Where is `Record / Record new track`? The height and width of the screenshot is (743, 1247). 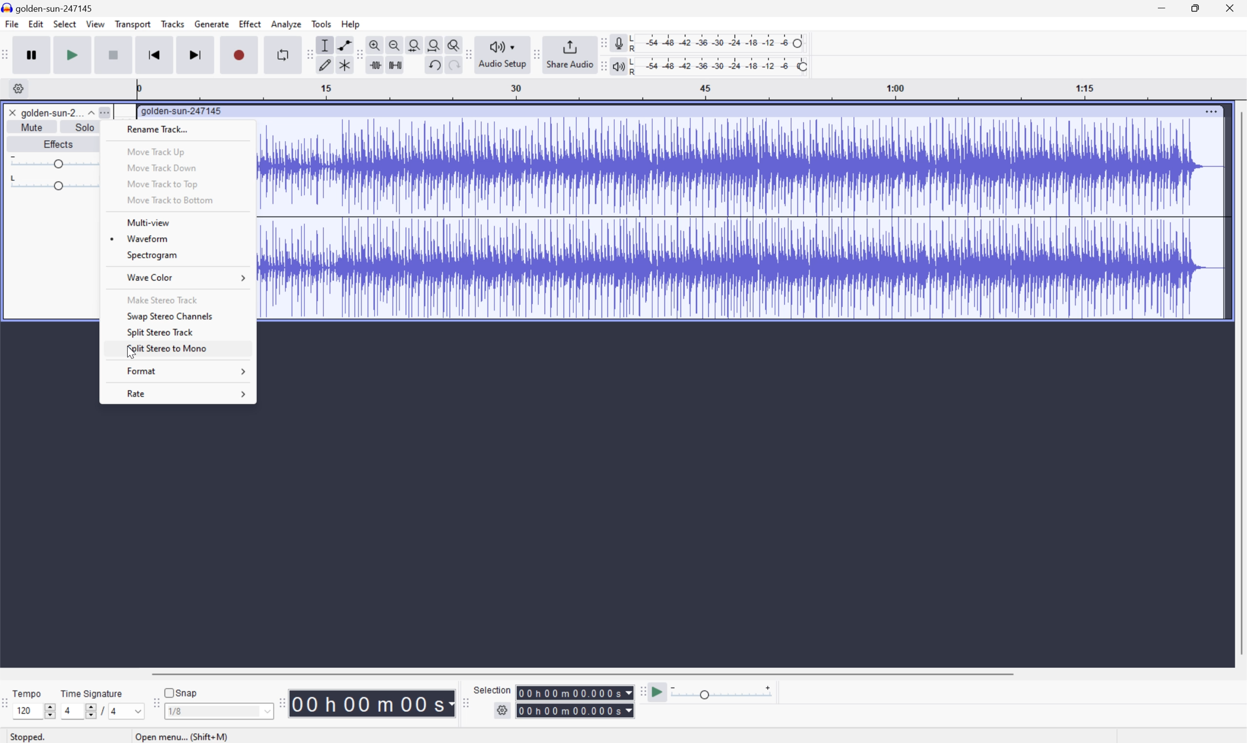 Record / Record new track is located at coordinates (241, 56).